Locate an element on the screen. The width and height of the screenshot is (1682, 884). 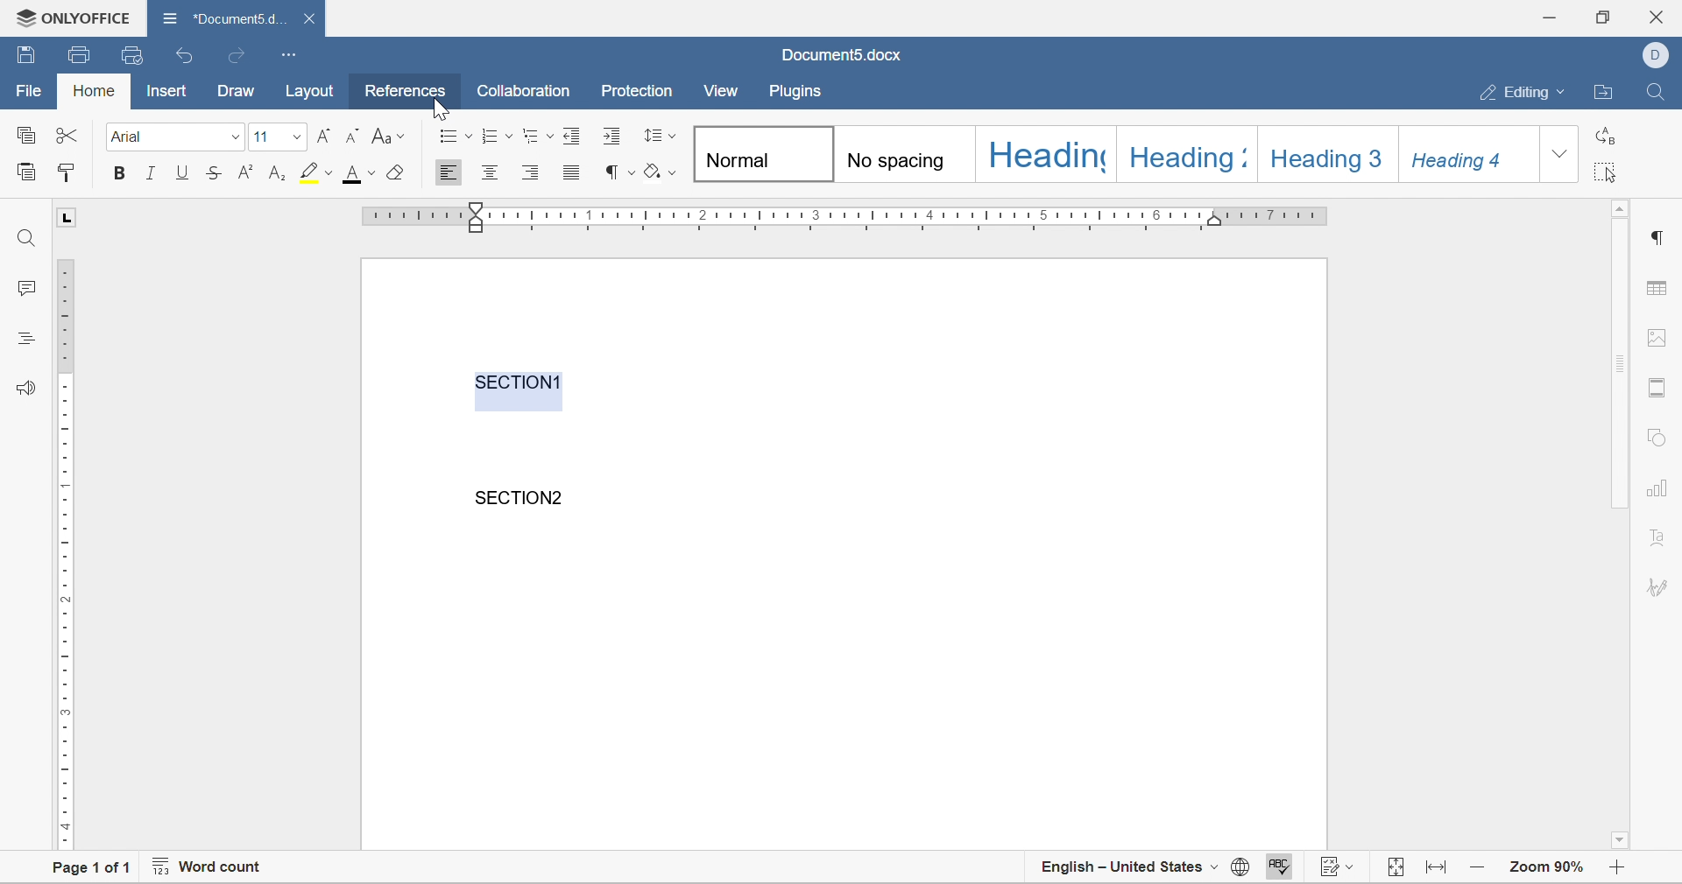
minimize is located at coordinates (1553, 15).